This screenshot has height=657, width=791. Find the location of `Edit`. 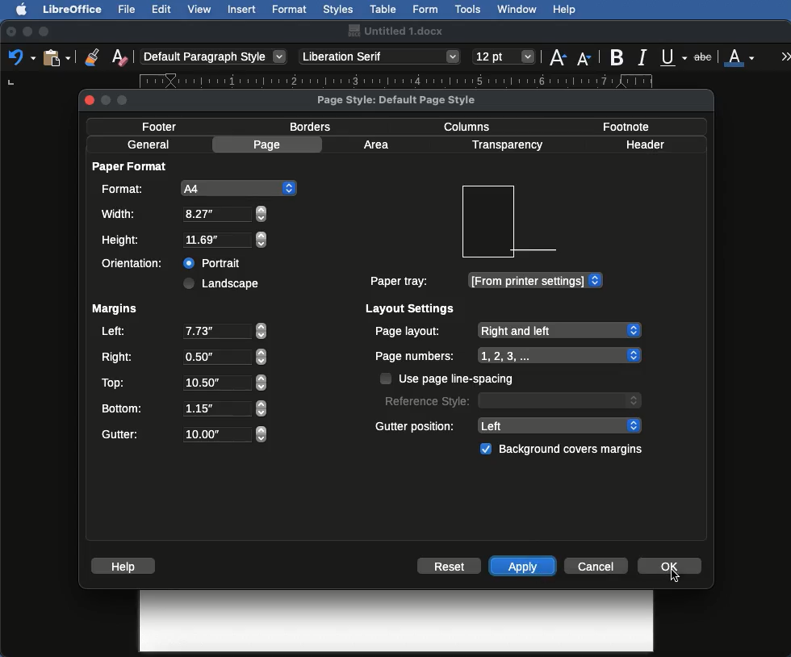

Edit is located at coordinates (161, 9).